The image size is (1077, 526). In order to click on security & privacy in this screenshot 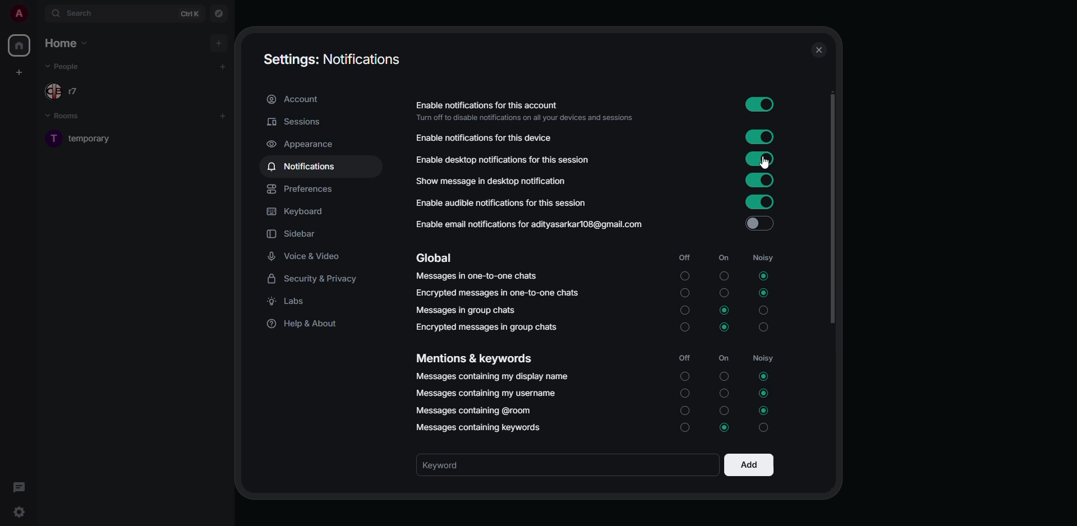, I will do `click(314, 278)`.